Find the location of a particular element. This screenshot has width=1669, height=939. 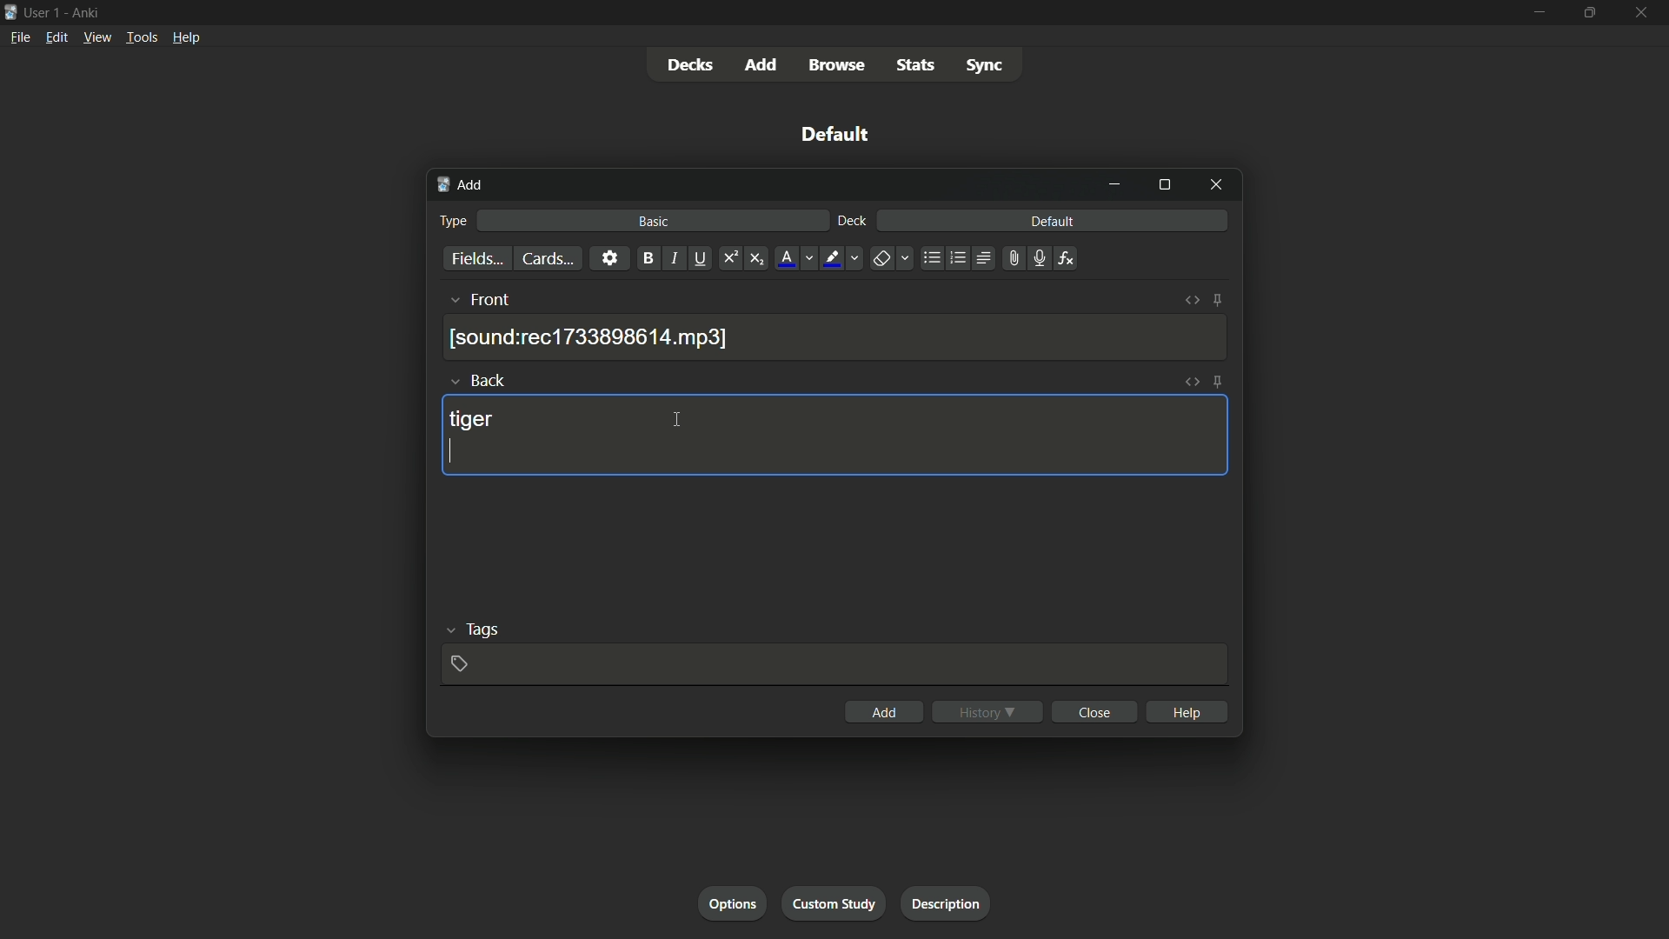

options is located at coordinates (736, 905).